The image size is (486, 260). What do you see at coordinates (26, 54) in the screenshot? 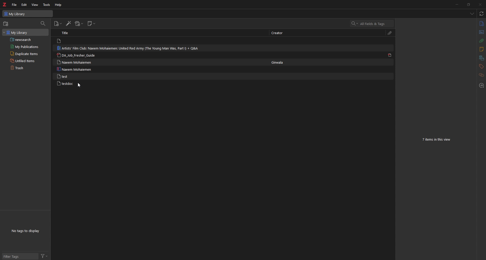
I see `Duplicate items` at bounding box center [26, 54].